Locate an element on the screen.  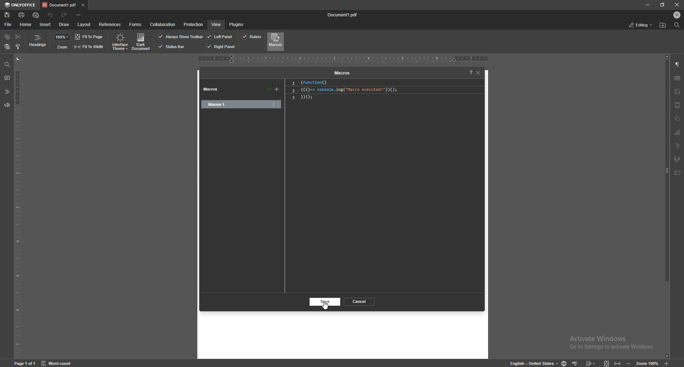
protection is located at coordinates (193, 24).